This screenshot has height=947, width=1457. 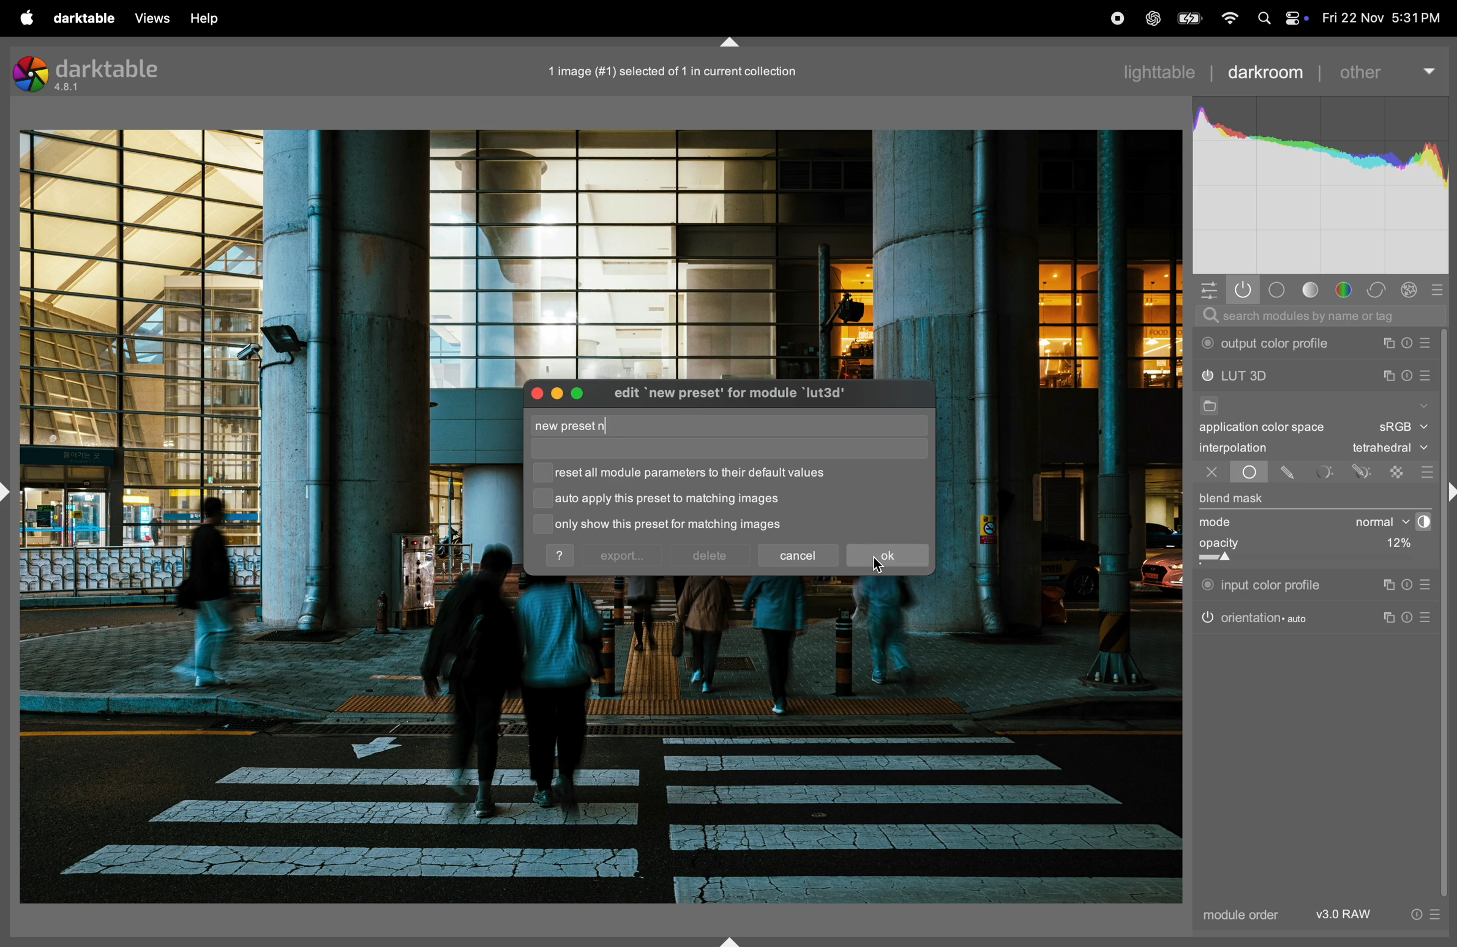 I want to click on close, so click(x=535, y=393).